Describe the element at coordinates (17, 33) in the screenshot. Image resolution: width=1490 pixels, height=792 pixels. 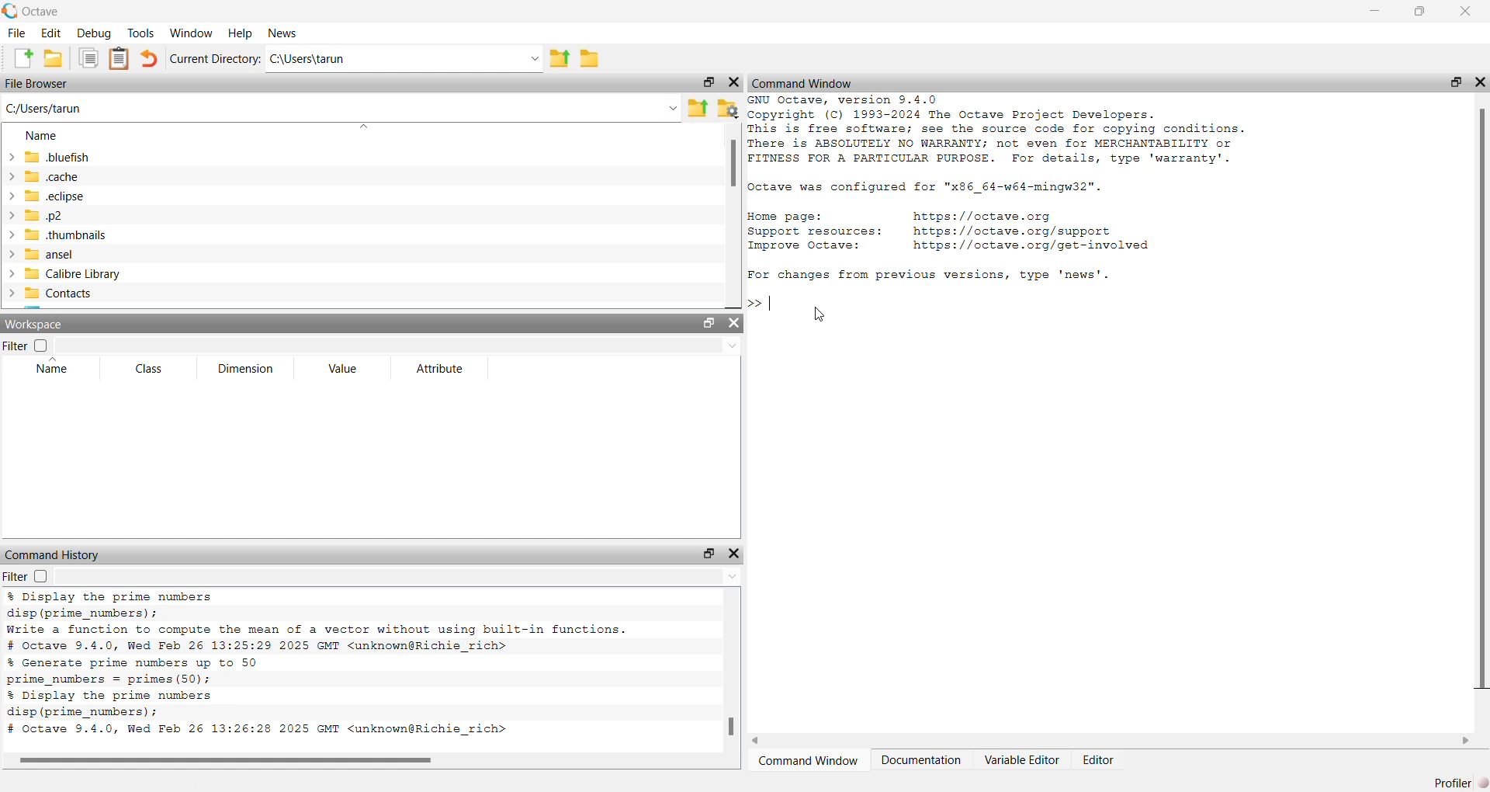
I see `File` at that location.